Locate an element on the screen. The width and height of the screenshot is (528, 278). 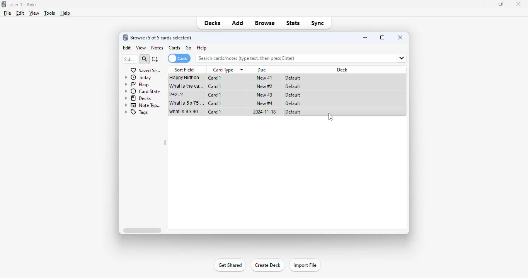
maximize is located at coordinates (382, 37).